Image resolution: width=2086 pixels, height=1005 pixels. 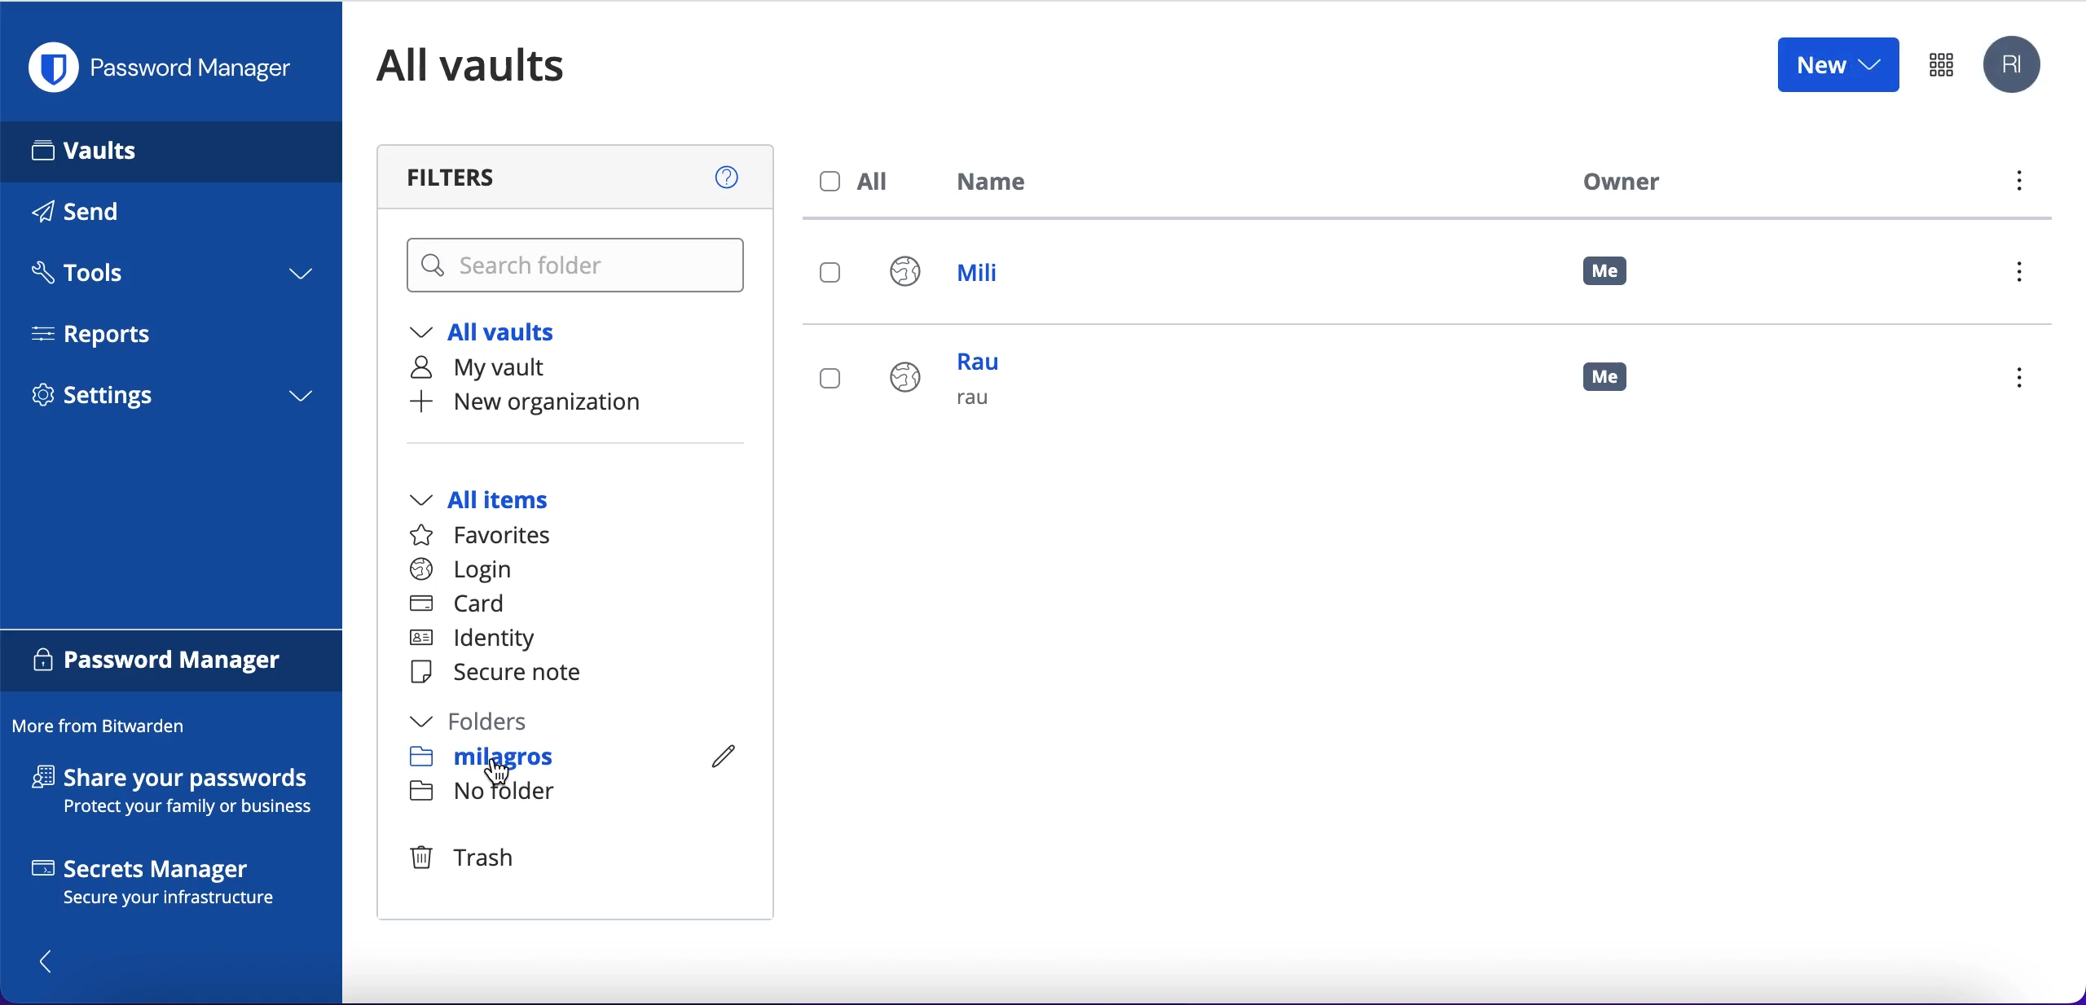 I want to click on my vault, so click(x=494, y=367).